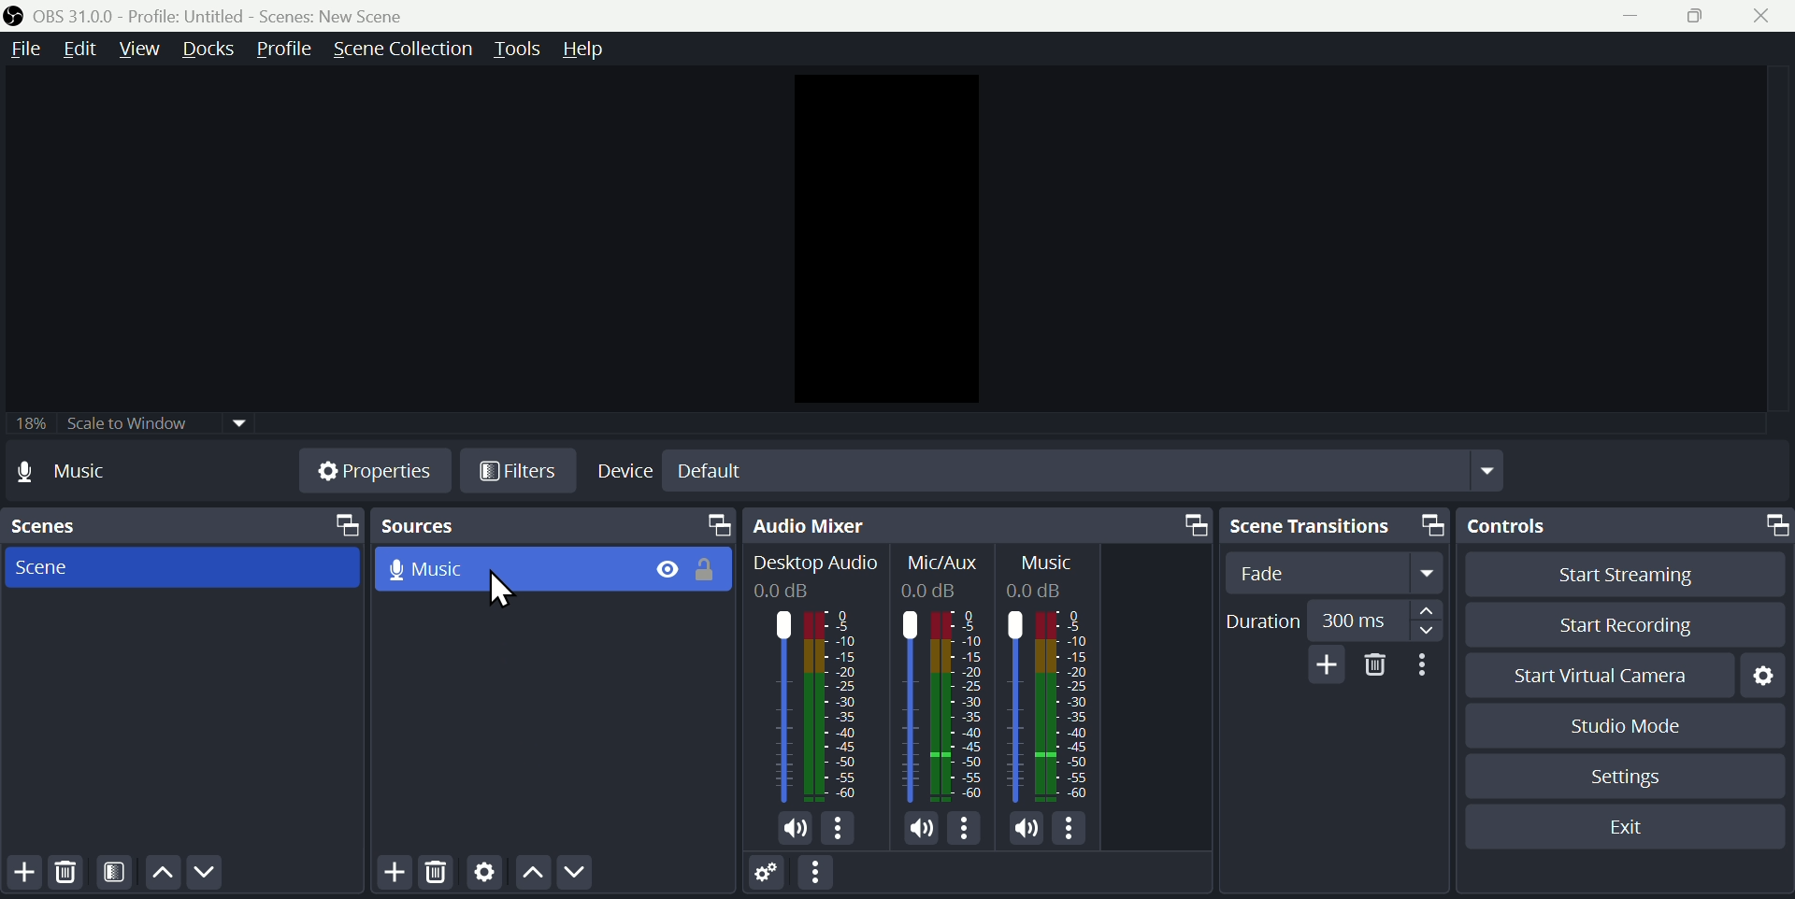  Describe the element at coordinates (1625, 620) in the screenshot. I see `Start recording` at that location.